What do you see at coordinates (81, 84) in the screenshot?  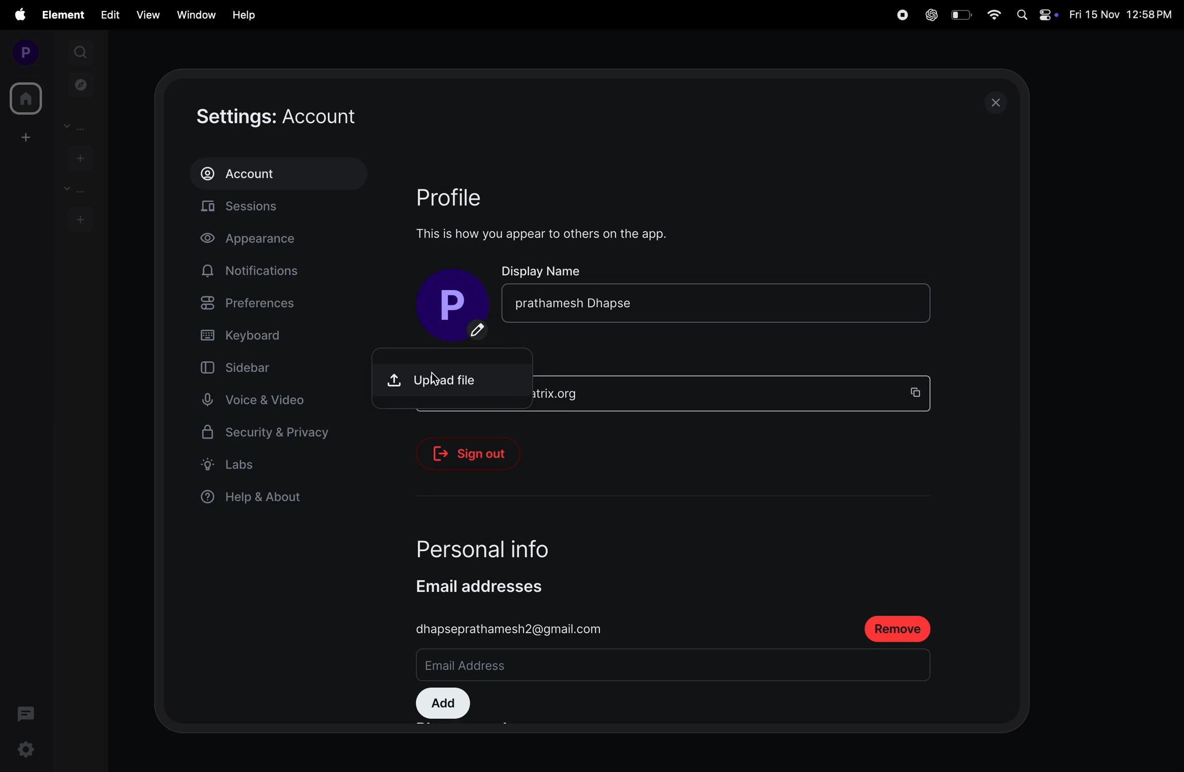 I see `explore` at bounding box center [81, 84].